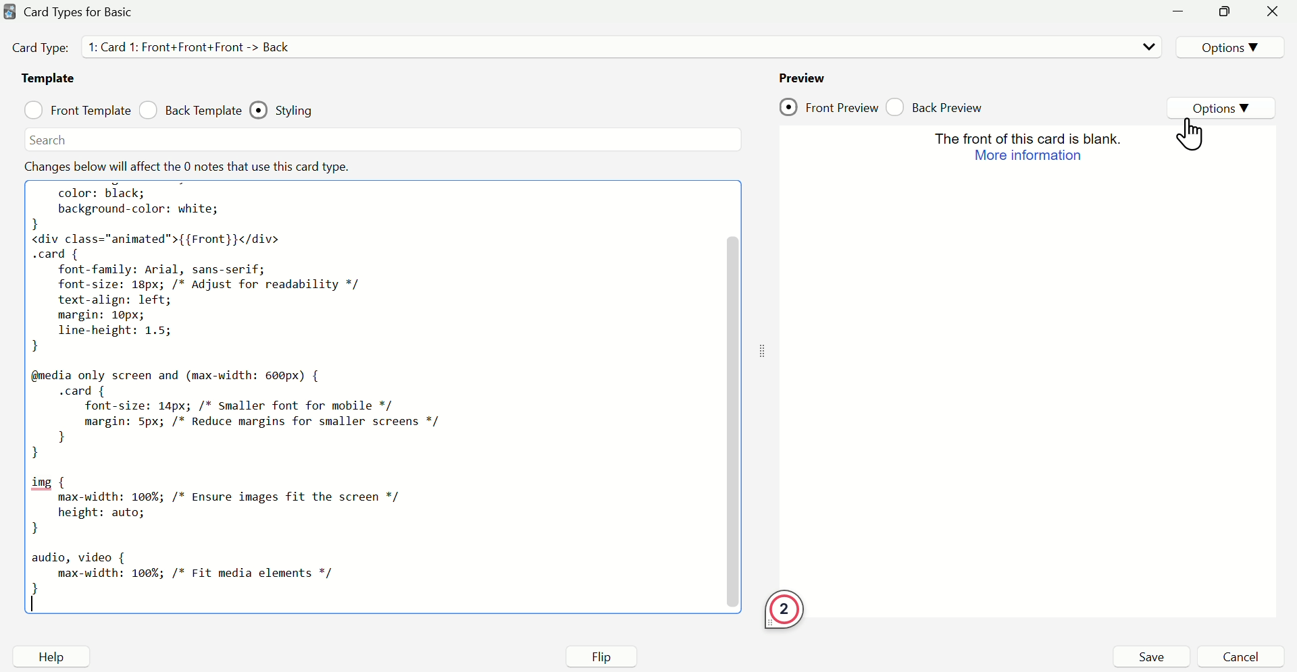 This screenshot has width=1297, height=672. I want to click on Dropdown, so click(1146, 47).